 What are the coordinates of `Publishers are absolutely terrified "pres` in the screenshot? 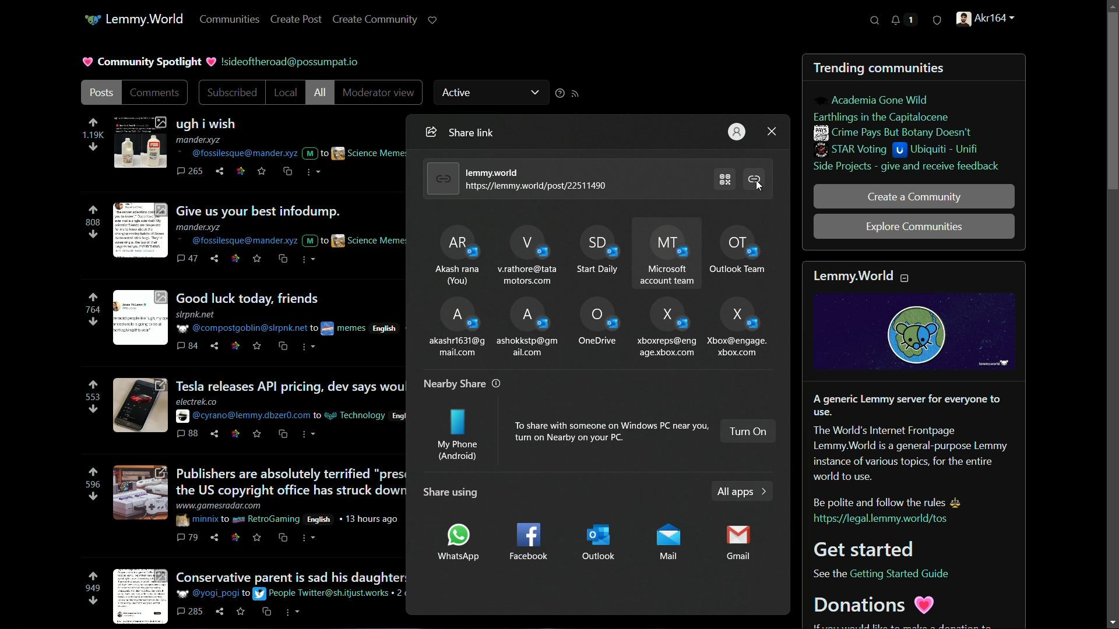 It's located at (291, 473).